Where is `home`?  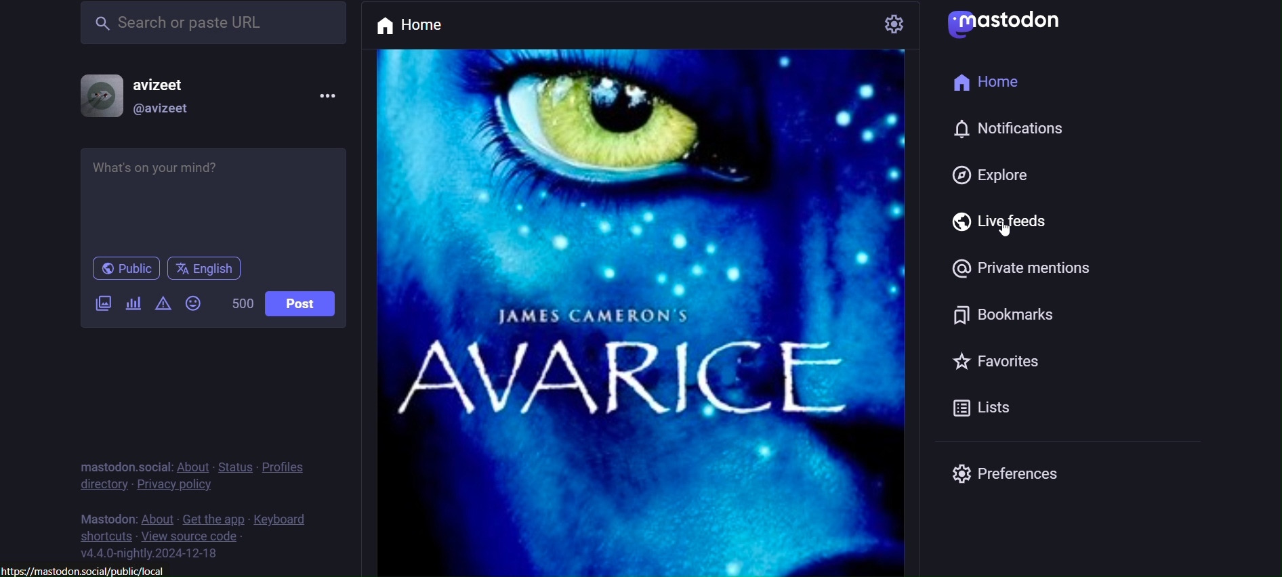 home is located at coordinates (439, 26).